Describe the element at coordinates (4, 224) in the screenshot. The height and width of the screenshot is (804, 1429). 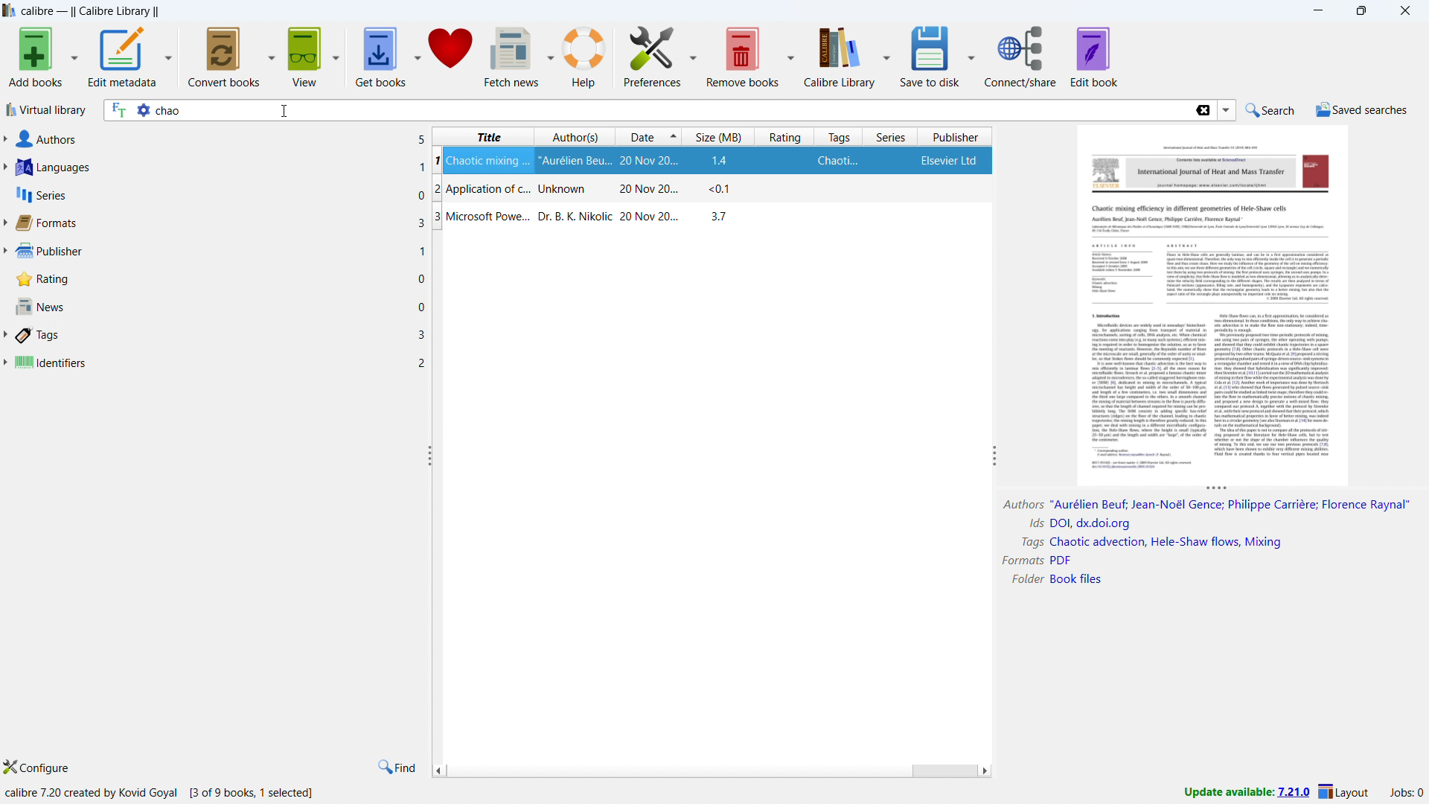
I see `expand format` at that location.